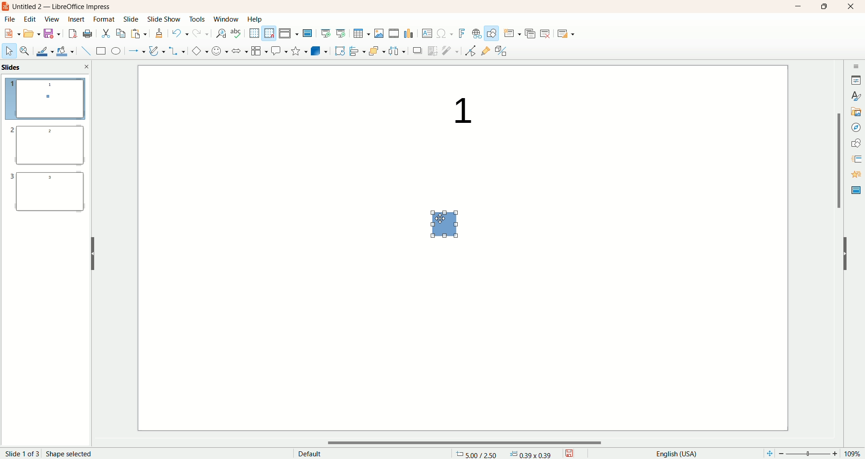 The image size is (865, 459). I want to click on connectors, so click(177, 51).